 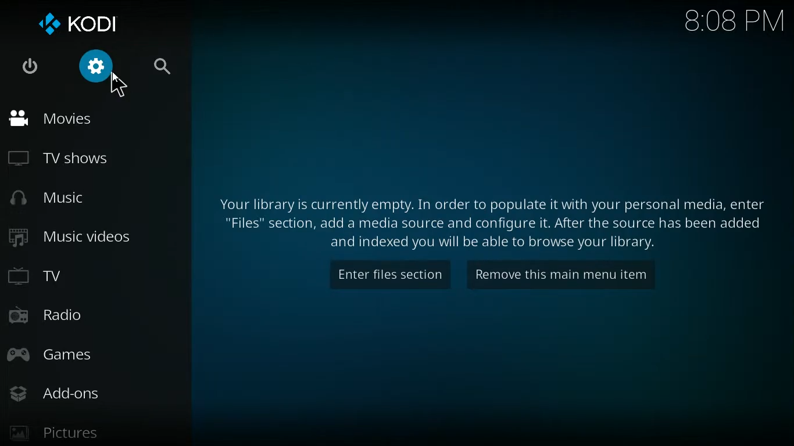 I want to click on settings, so click(x=95, y=74).